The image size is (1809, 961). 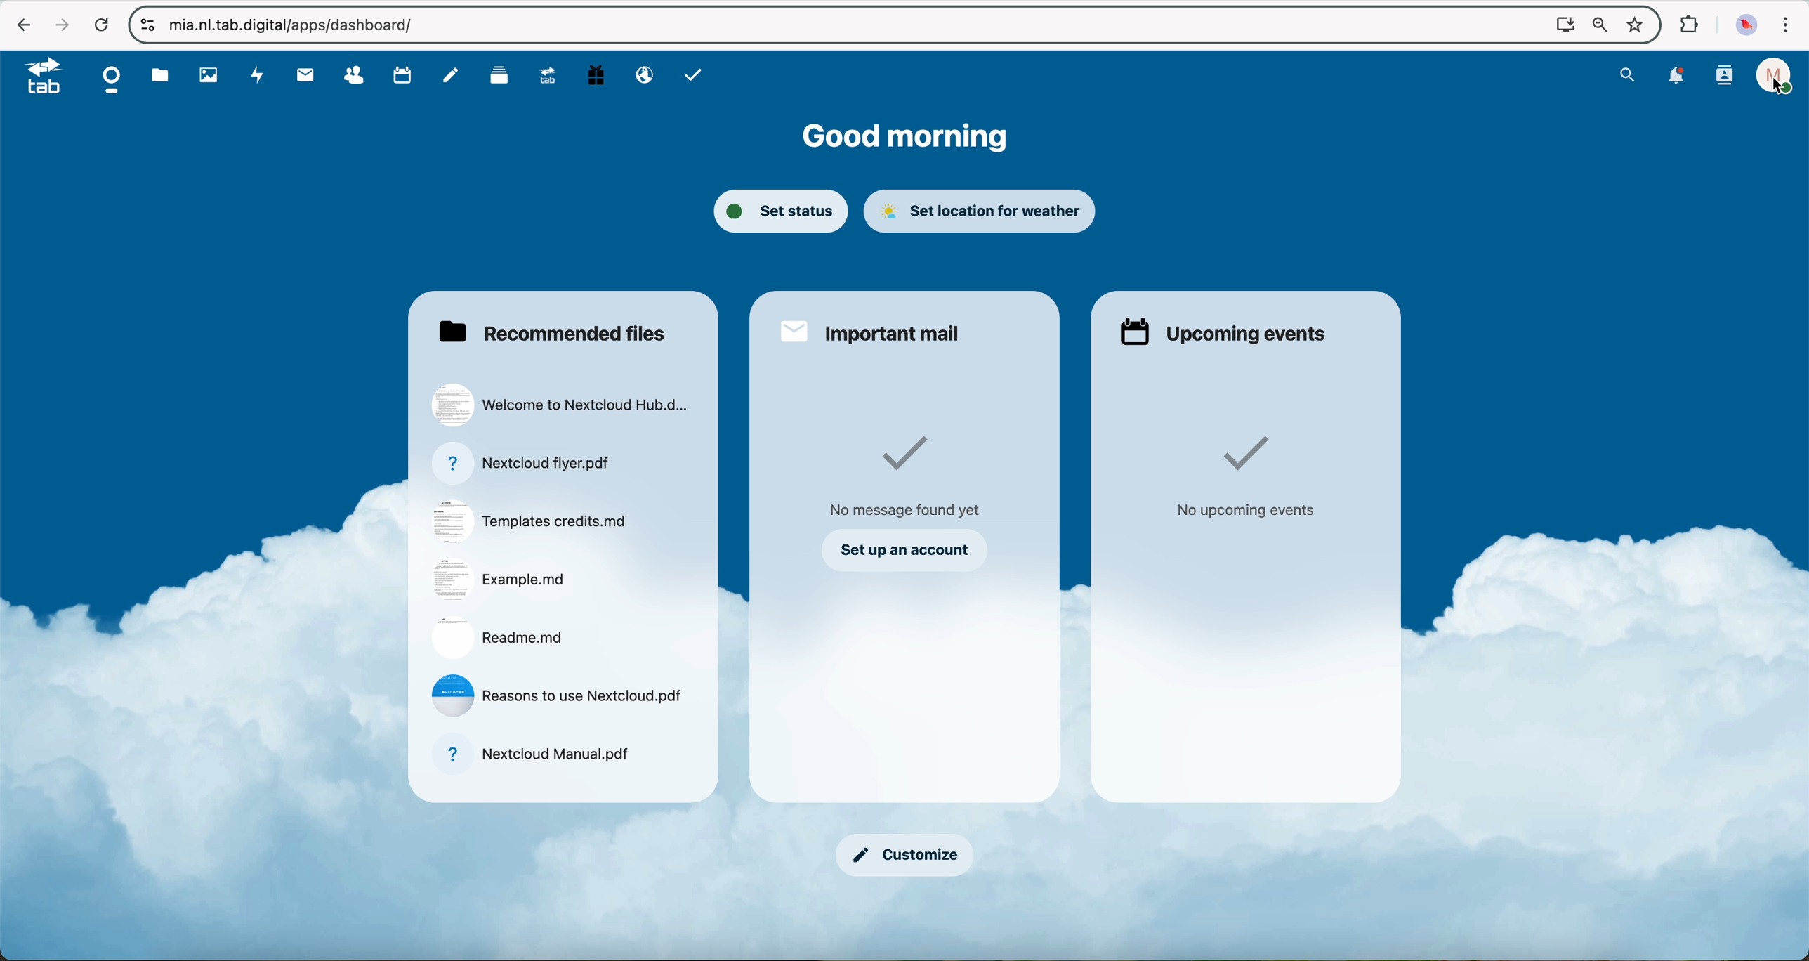 What do you see at coordinates (20, 24) in the screenshot?
I see `navigate back` at bounding box center [20, 24].